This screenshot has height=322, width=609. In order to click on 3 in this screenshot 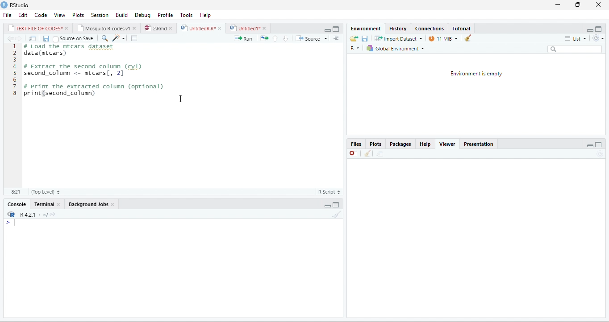, I will do `click(15, 60)`.